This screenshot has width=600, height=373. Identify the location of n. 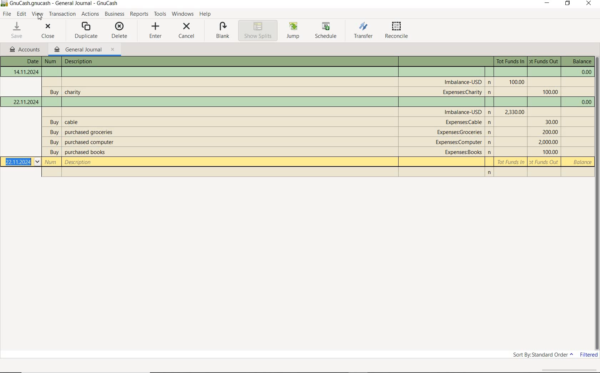
(490, 152).